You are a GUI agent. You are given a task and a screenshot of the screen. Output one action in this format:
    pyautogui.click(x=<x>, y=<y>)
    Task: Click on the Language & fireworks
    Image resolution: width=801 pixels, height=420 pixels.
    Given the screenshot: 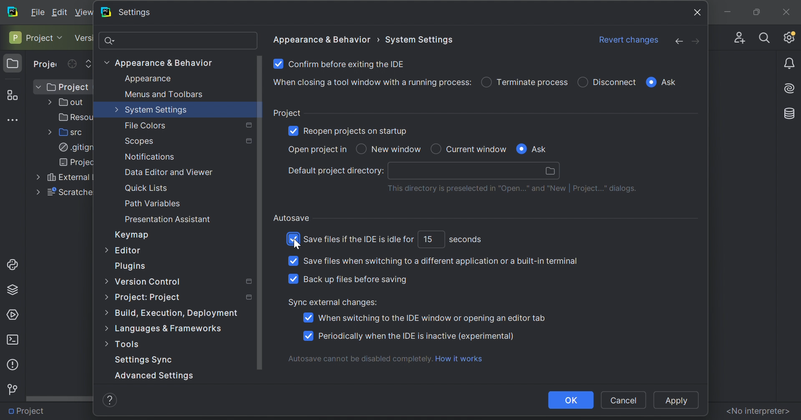 What is the action you would take?
    pyautogui.click(x=176, y=329)
    